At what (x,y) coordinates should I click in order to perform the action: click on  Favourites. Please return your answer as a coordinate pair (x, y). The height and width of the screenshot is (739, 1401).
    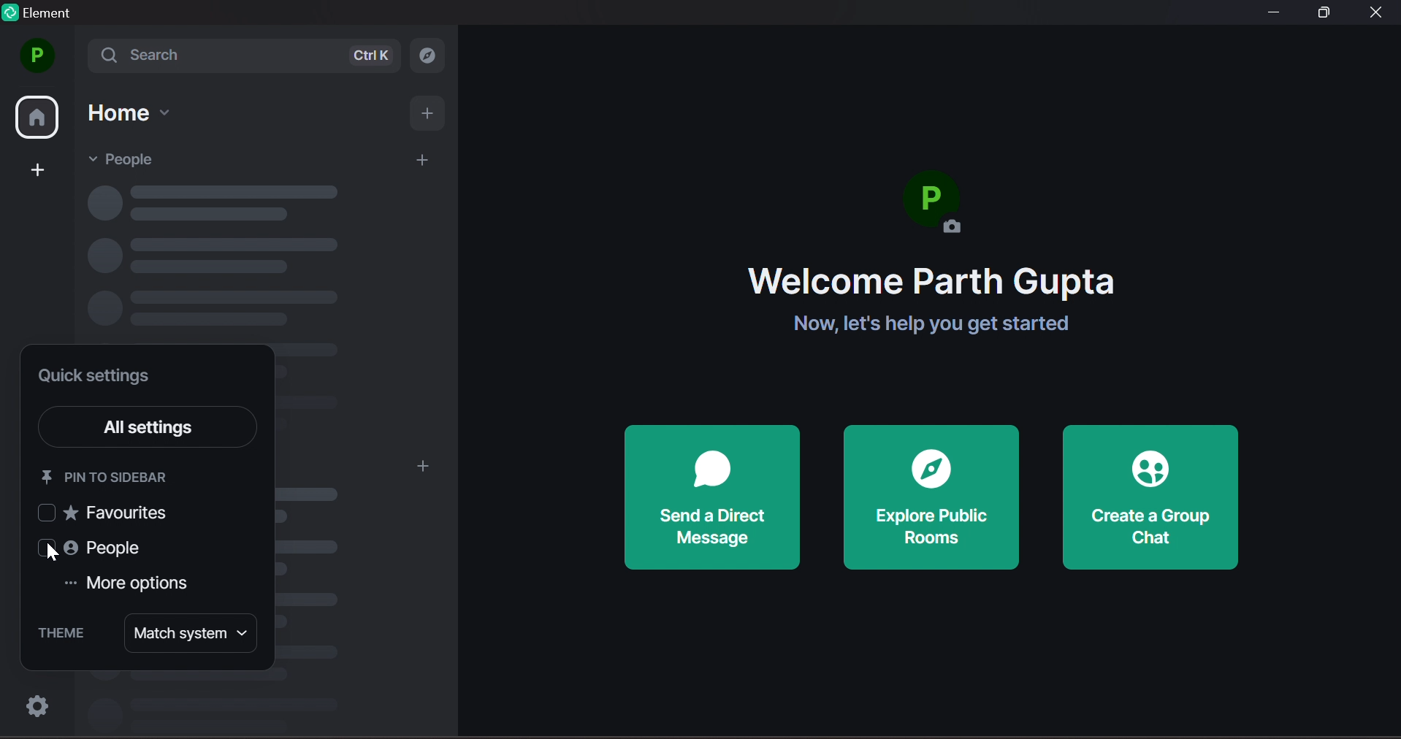
    Looking at the image, I should click on (107, 513).